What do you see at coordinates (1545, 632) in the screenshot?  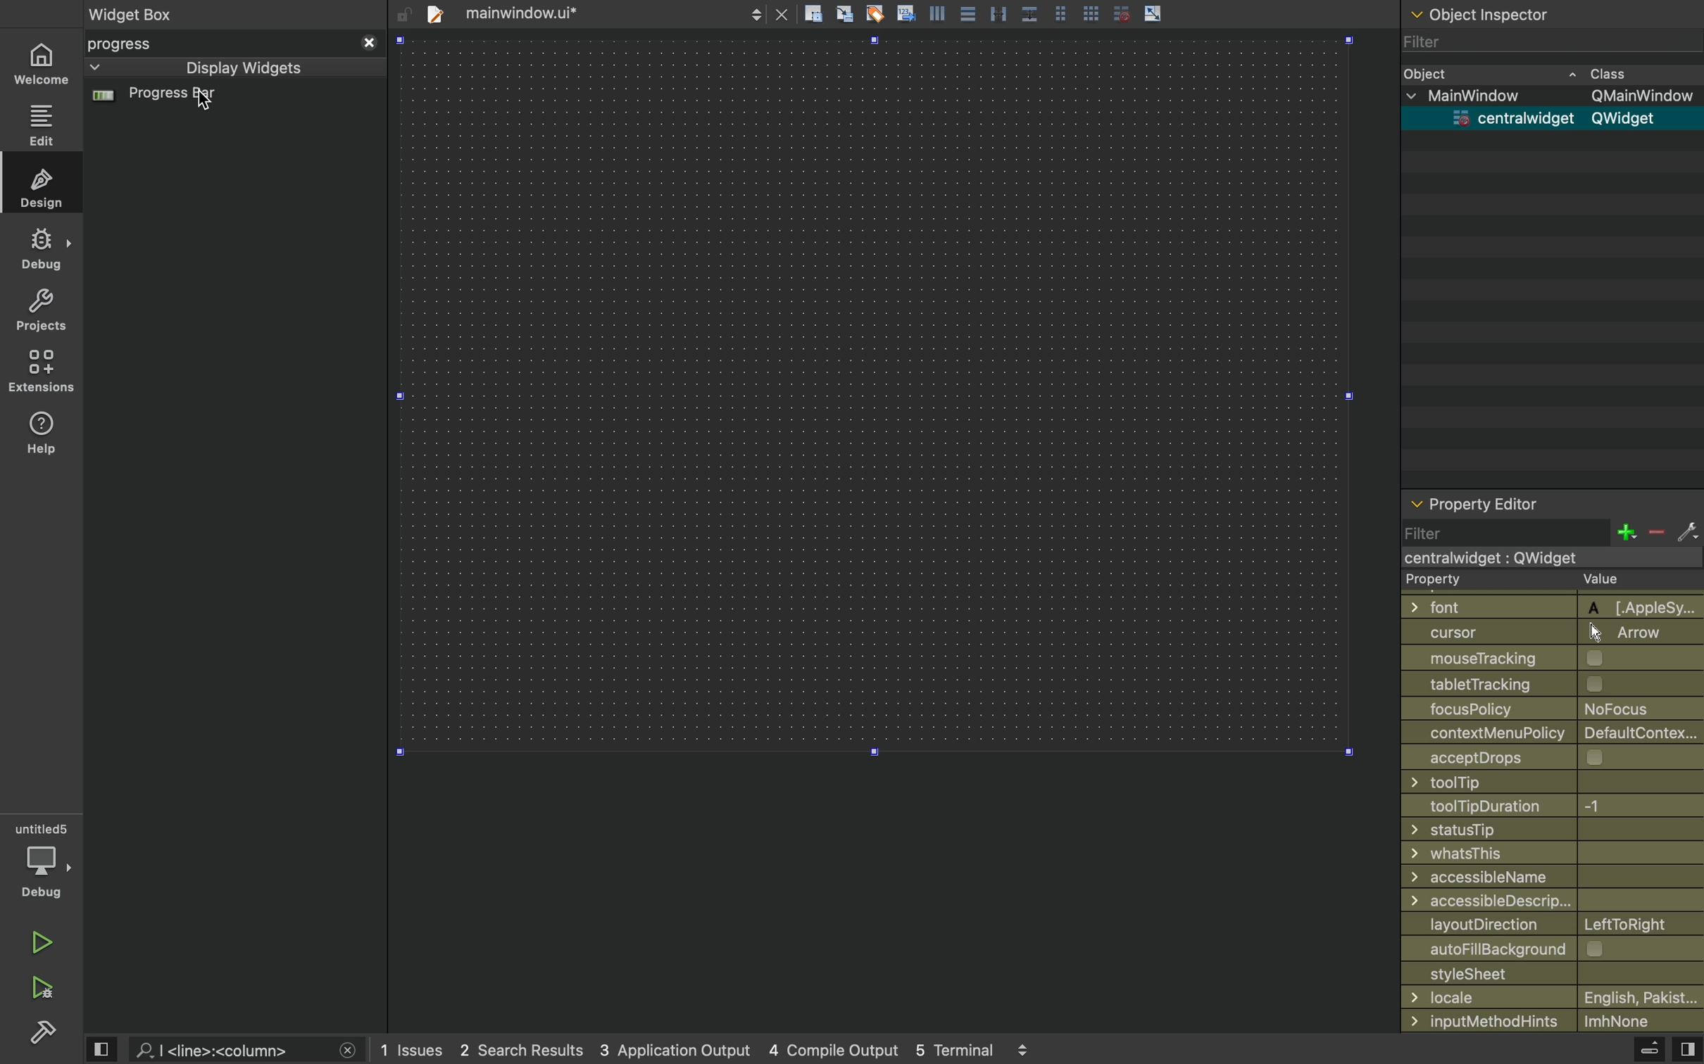 I see `cursor` at bounding box center [1545, 632].